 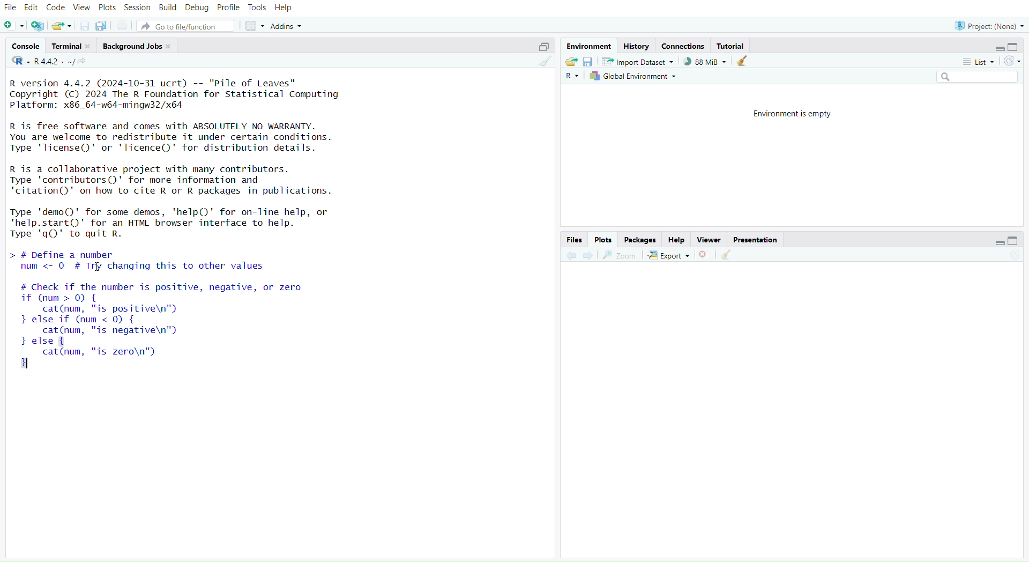 I want to click on console, so click(x=26, y=47).